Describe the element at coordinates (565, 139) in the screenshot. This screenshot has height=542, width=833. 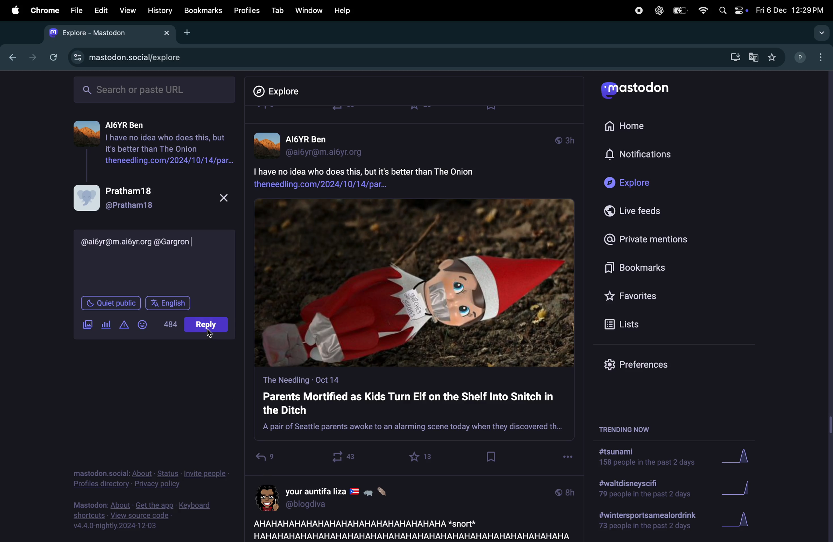
I see `time ago` at that location.